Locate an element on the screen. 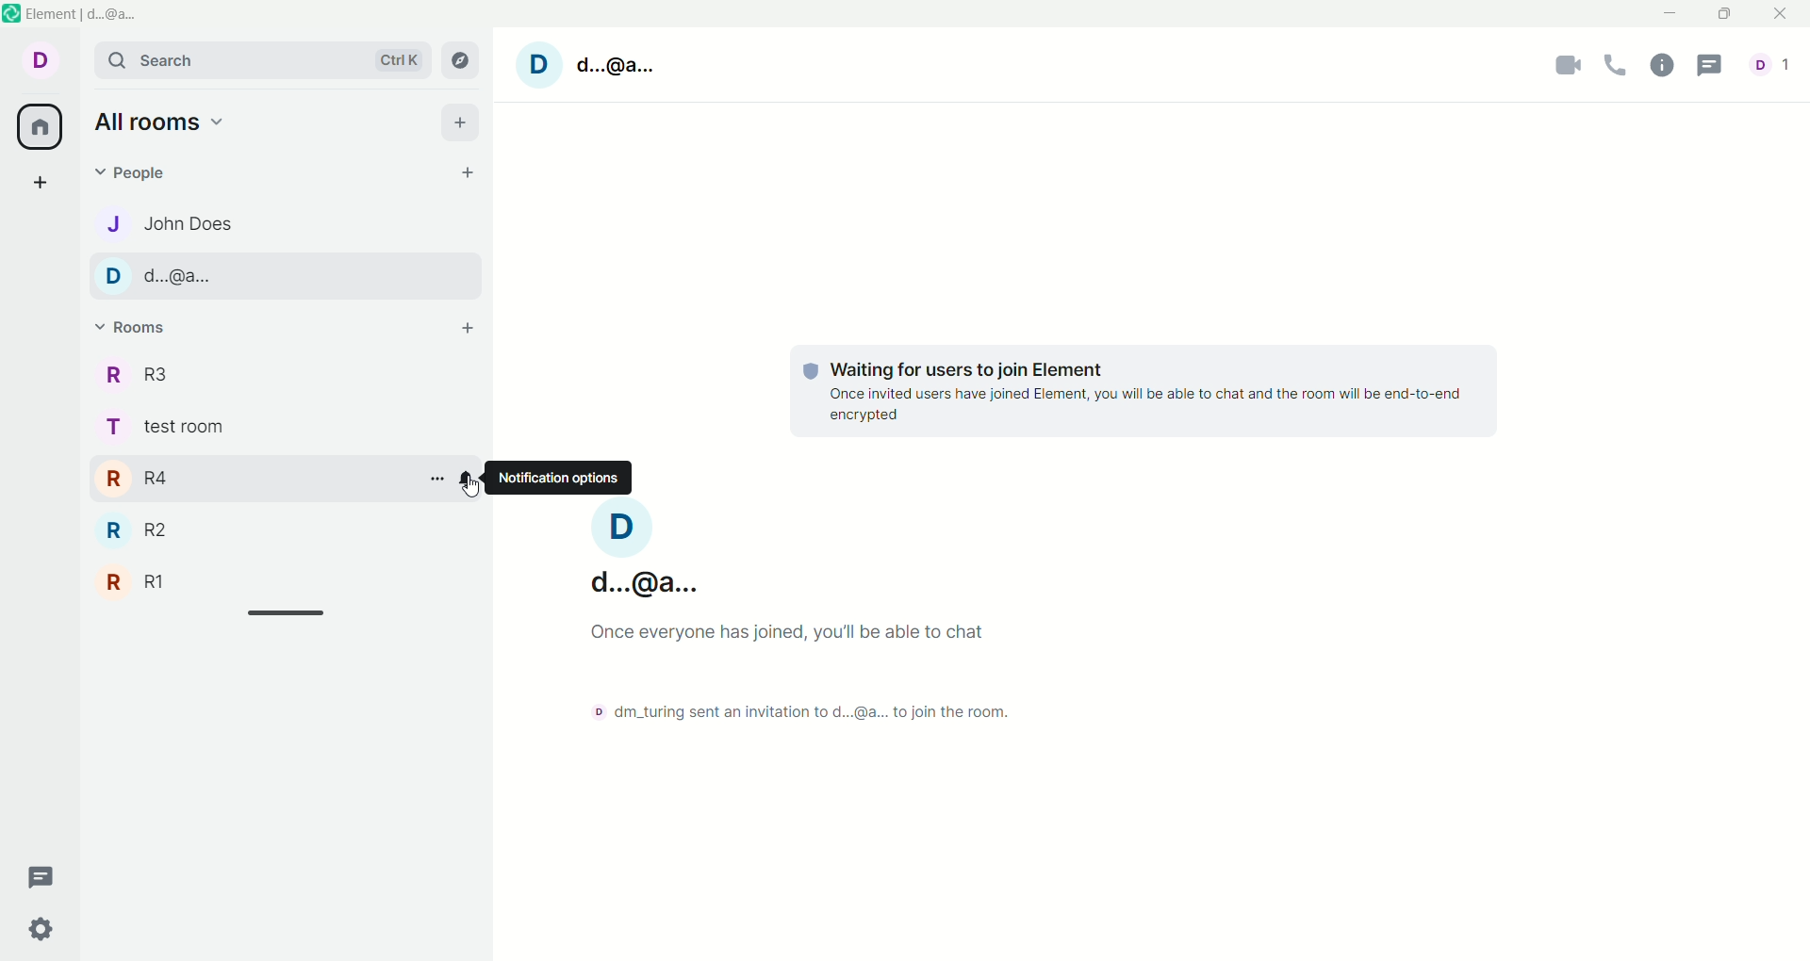 The image size is (1810, 961). Current account image is located at coordinates (621, 528).